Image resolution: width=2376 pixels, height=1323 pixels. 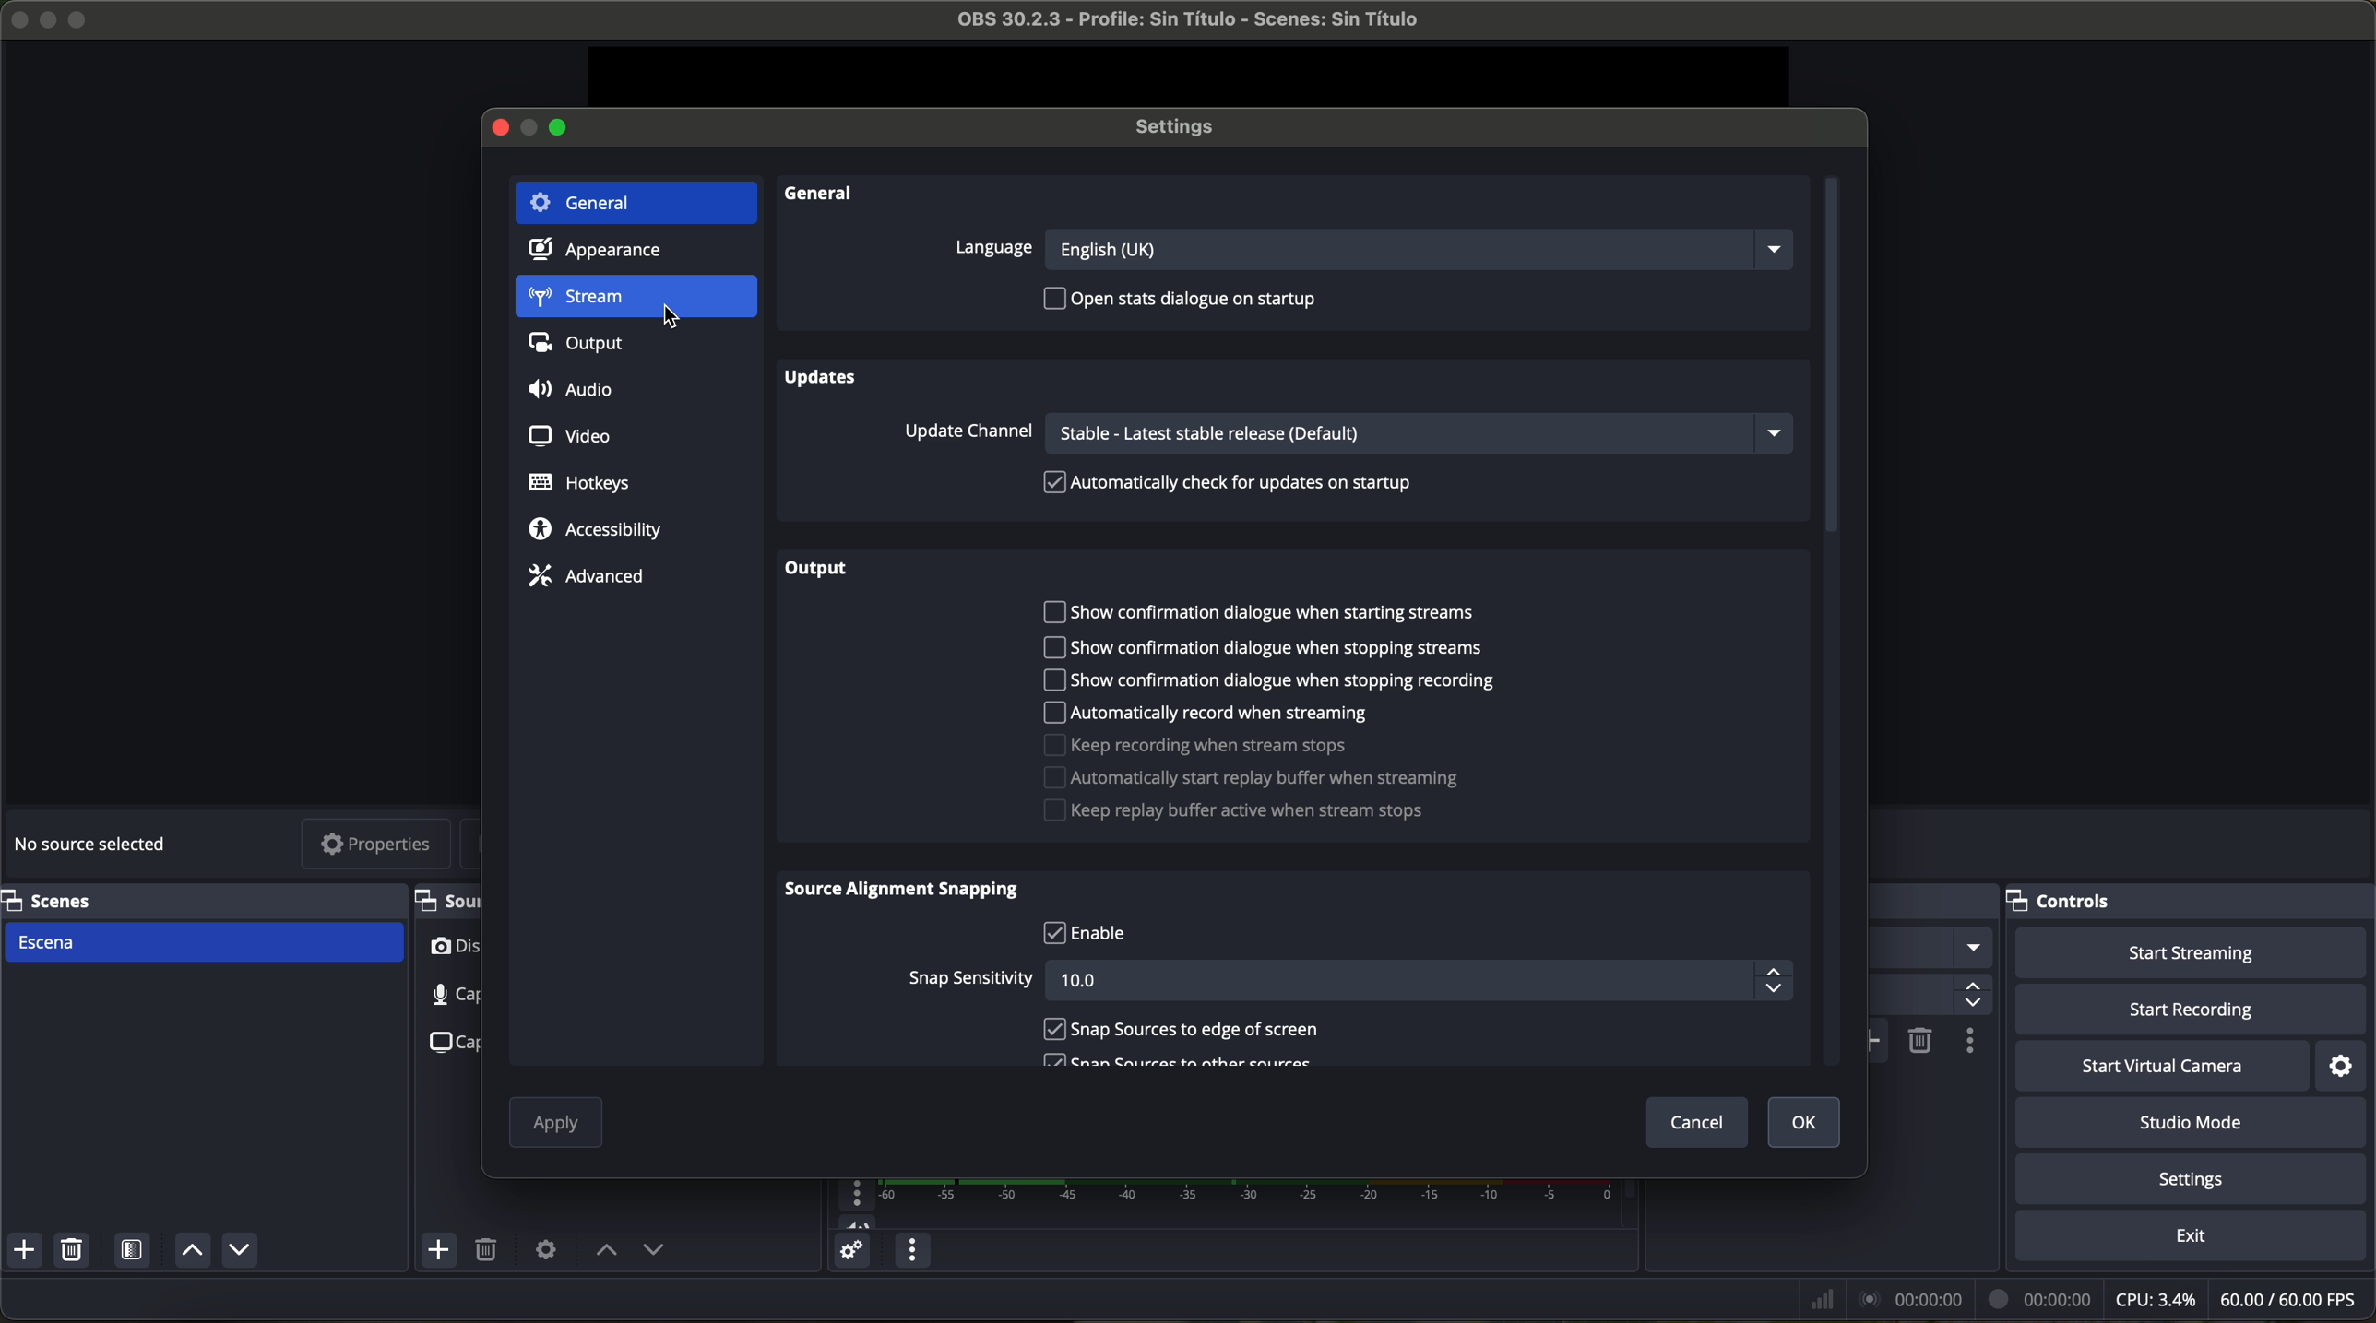 I want to click on settings, so click(x=2344, y=1066).